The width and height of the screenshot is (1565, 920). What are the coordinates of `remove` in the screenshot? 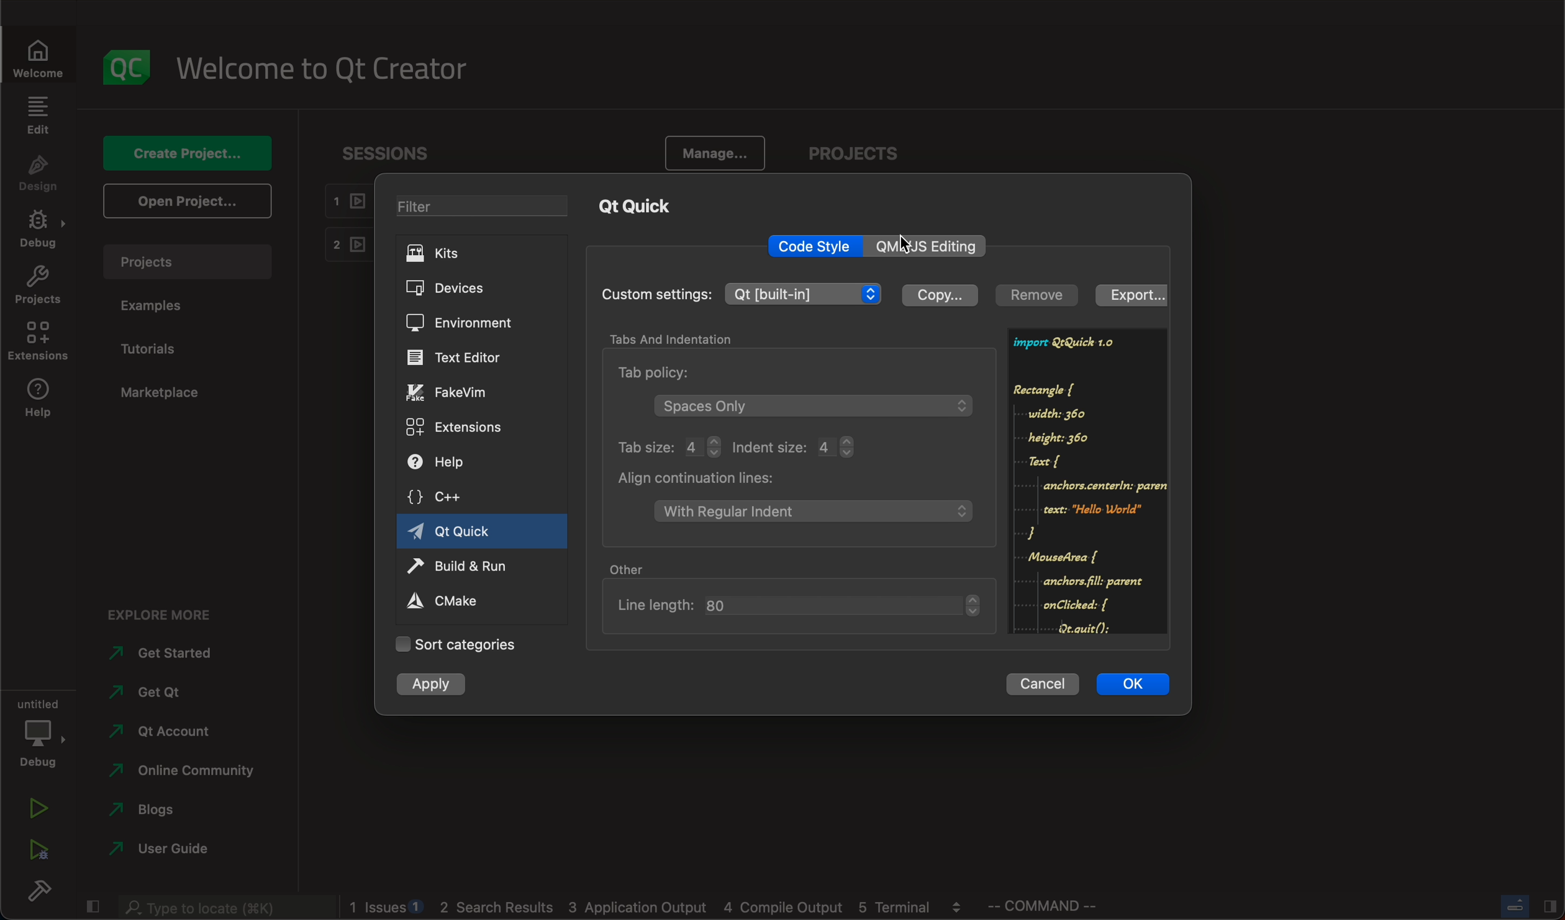 It's located at (1039, 295).